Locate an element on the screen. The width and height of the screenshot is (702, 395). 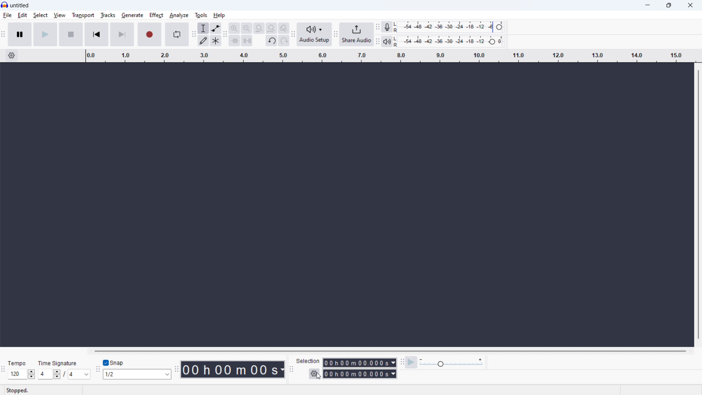
generate is located at coordinates (132, 15).